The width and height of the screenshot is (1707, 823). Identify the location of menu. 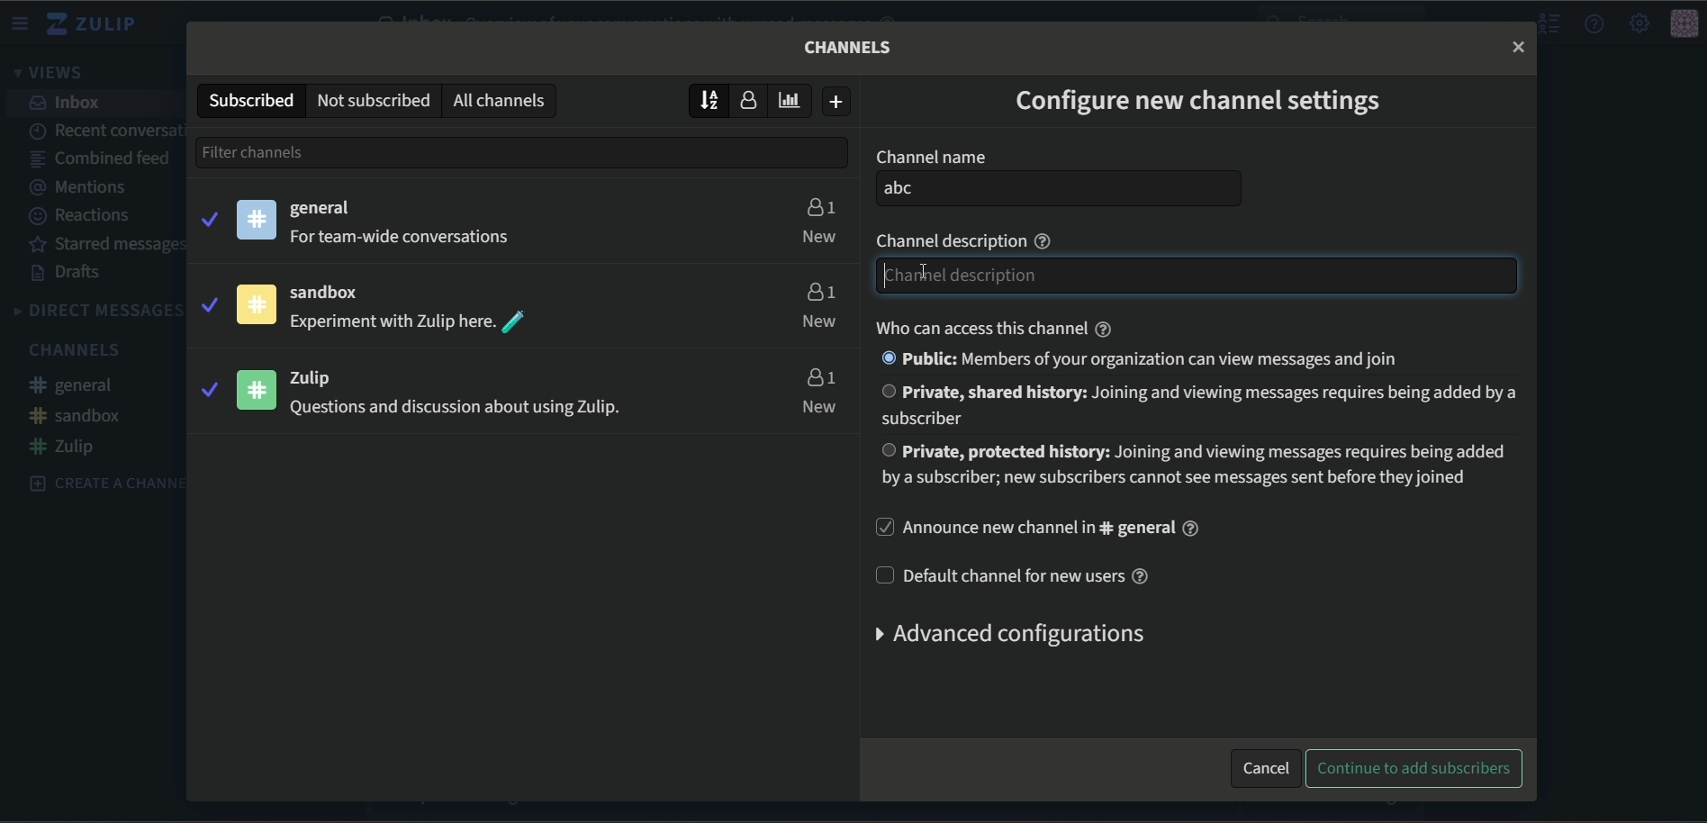
(23, 23).